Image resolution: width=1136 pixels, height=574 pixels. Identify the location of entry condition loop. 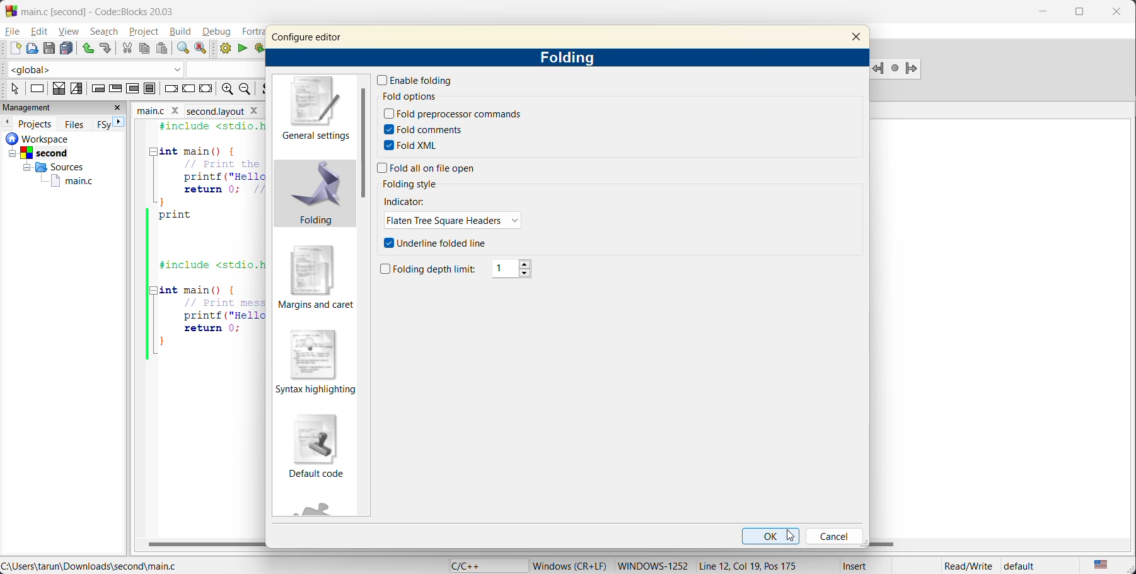
(96, 88).